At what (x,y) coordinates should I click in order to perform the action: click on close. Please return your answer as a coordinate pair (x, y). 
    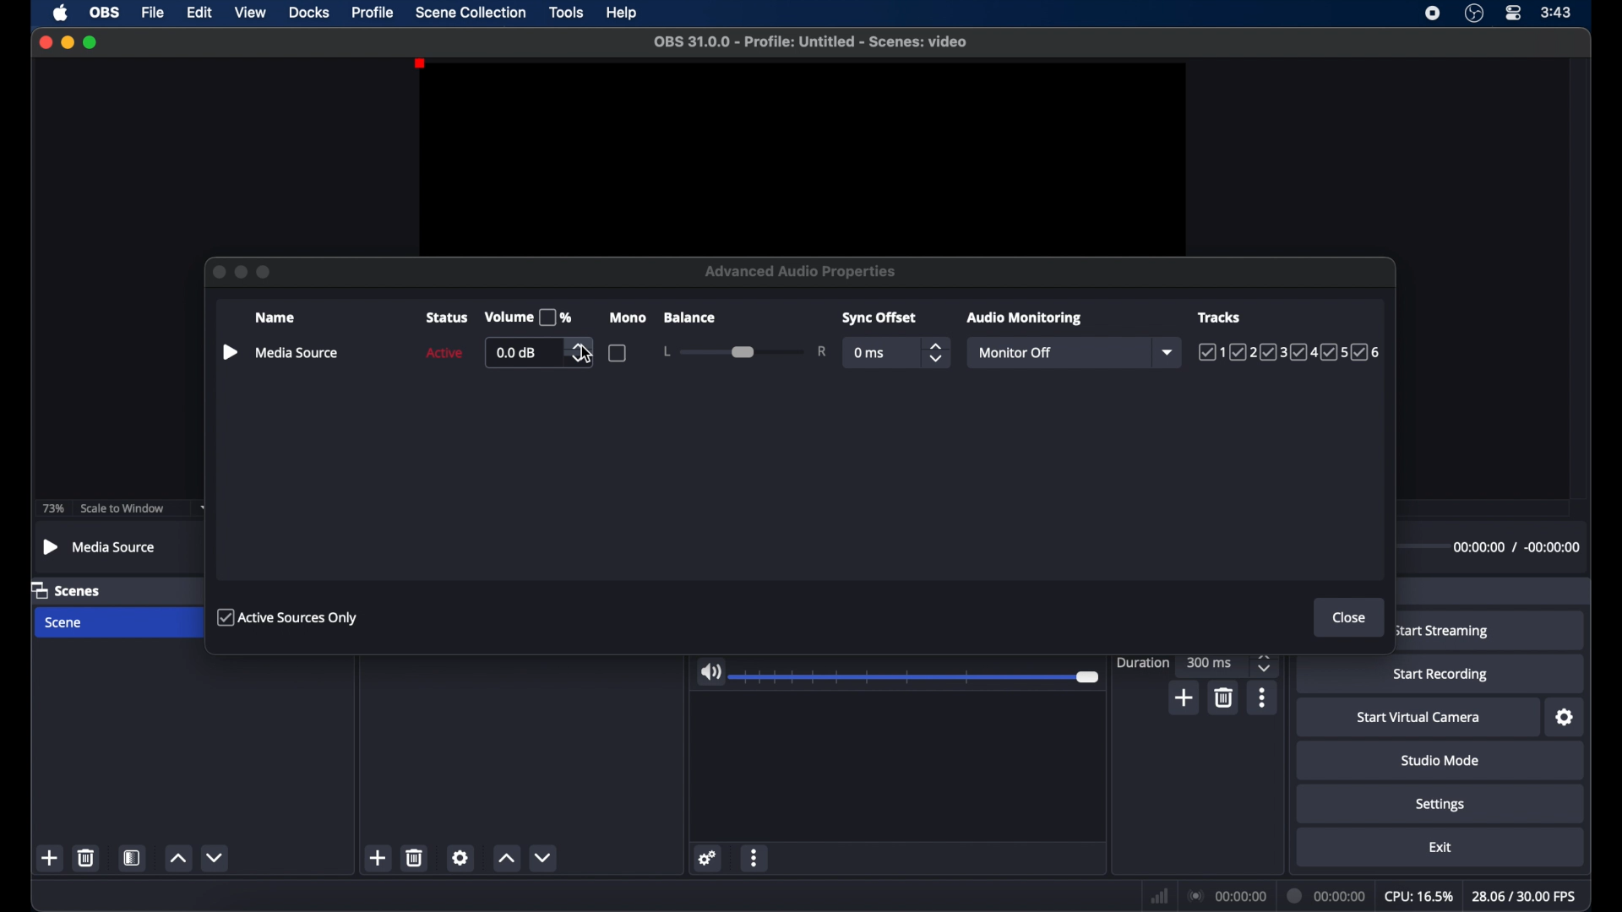
    Looking at the image, I should click on (46, 42).